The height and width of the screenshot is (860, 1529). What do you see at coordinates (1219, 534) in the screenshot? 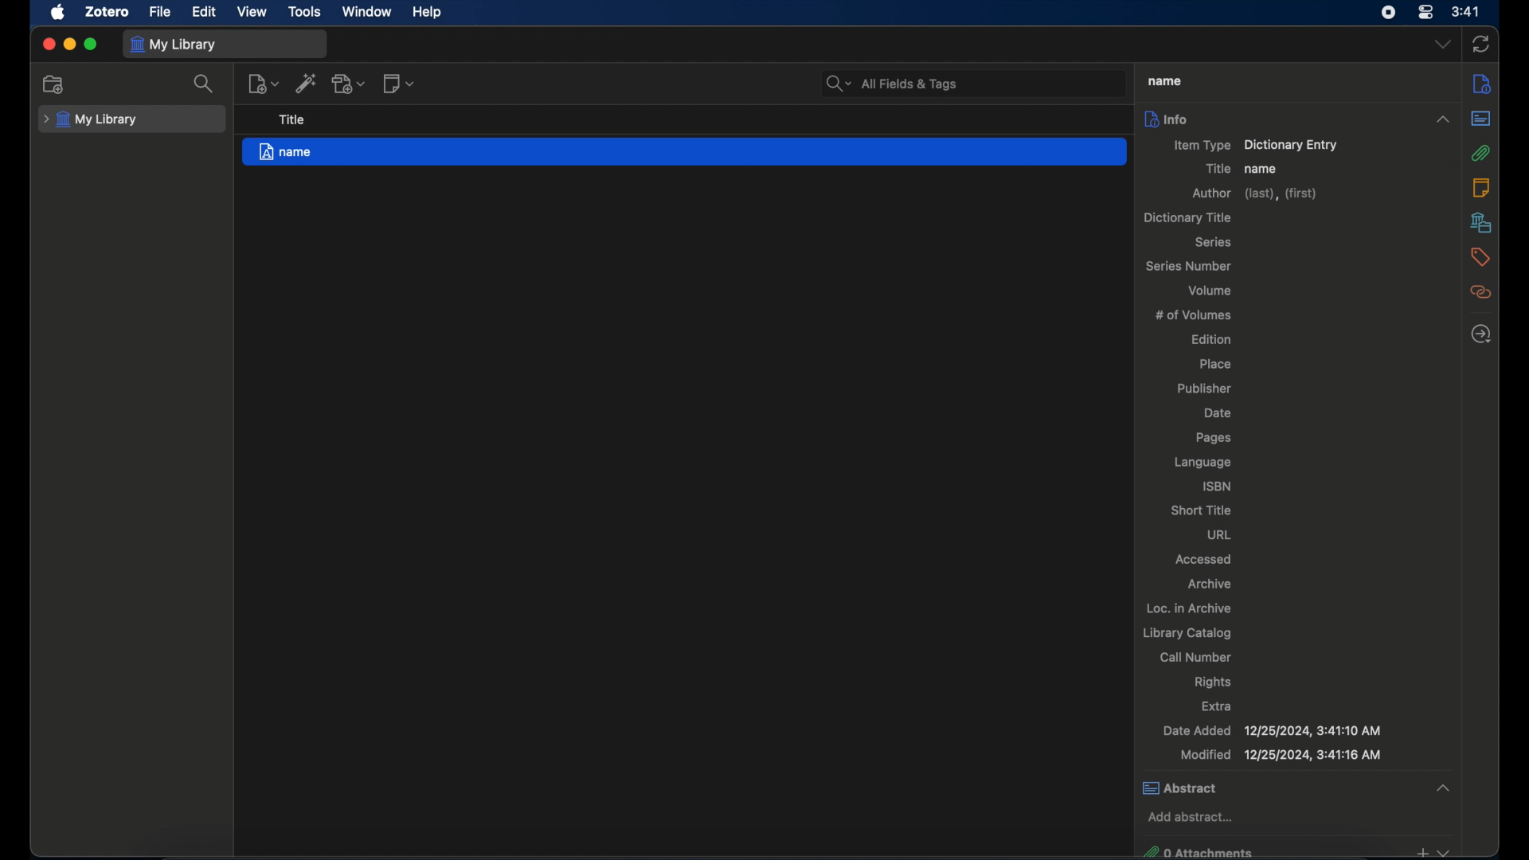
I see `url` at bounding box center [1219, 534].